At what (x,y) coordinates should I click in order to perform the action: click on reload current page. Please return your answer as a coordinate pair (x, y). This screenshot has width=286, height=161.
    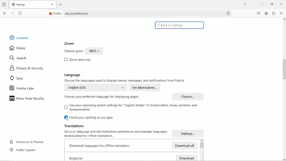
    Looking at the image, I should click on (20, 13).